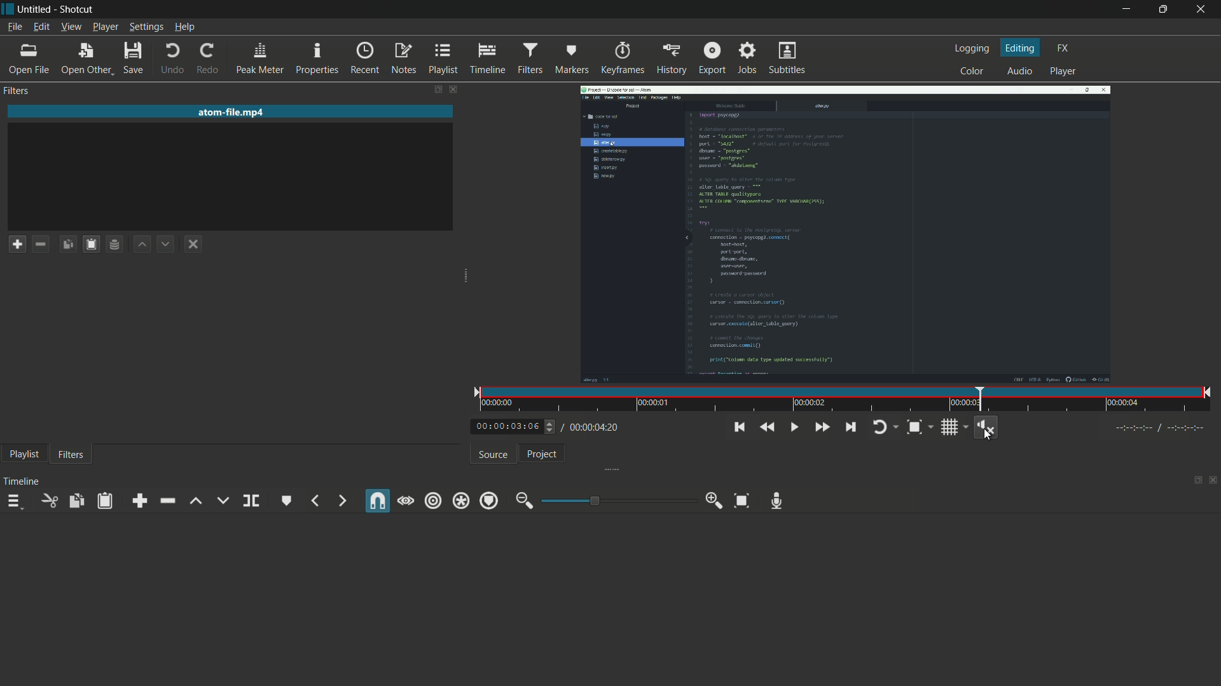 This screenshot has width=1221, height=686. Describe the element at coordinates (739, 427) in the screenshot. I see `skip to the previous point` at that location.